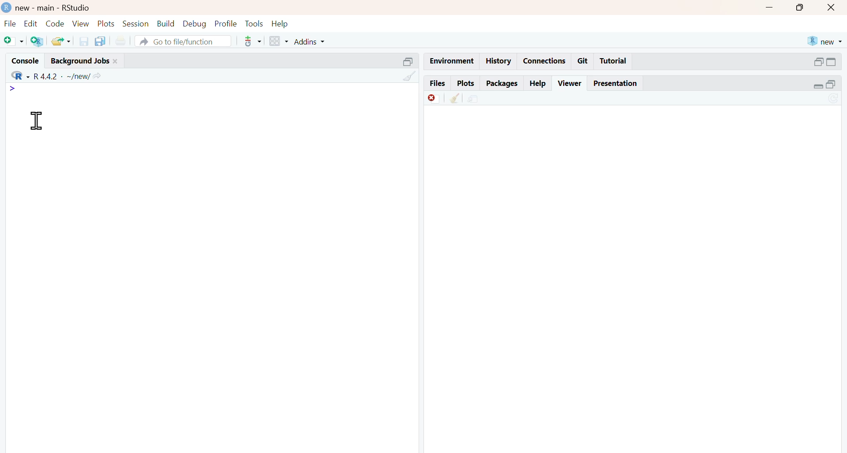  Describe the element at coordinates (769, 7) in the screenshot. I see `Minimise` at that location.